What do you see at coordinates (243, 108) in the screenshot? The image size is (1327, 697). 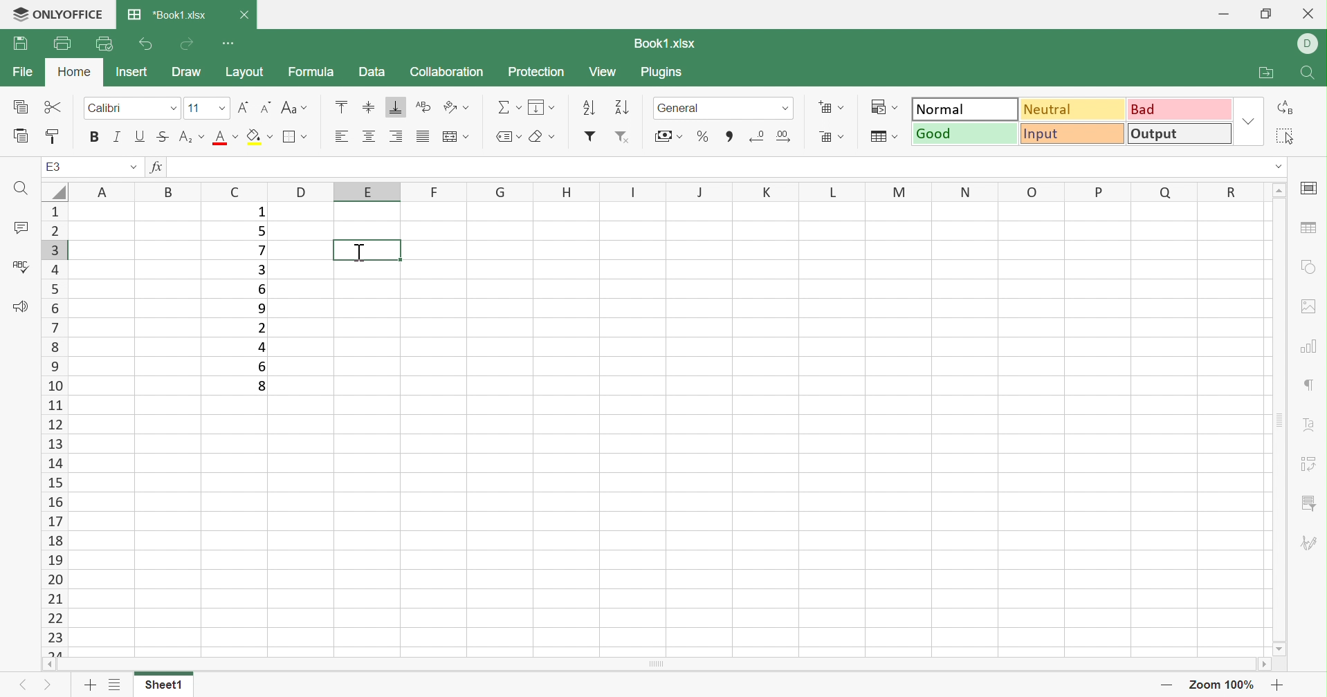 I see `Increment font size` at bounding box center [243, 108].